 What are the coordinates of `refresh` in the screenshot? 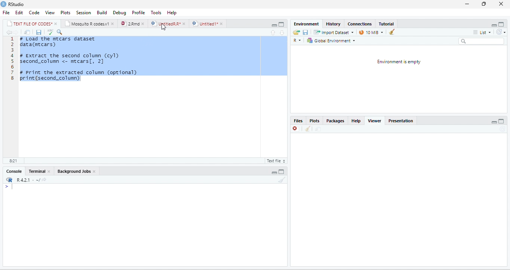 It's located at (502, 32).